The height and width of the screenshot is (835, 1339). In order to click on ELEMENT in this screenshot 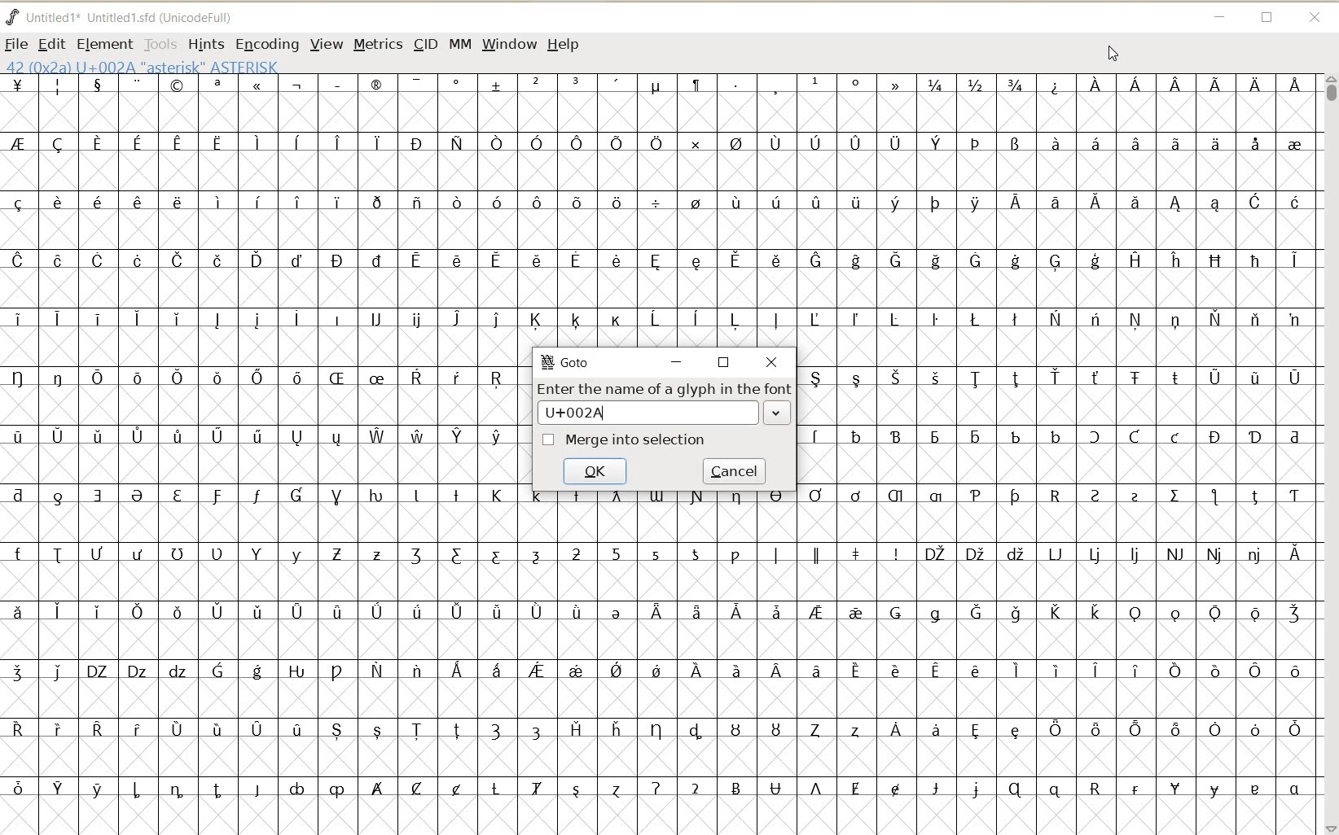, I will do `click(105, 44)`.